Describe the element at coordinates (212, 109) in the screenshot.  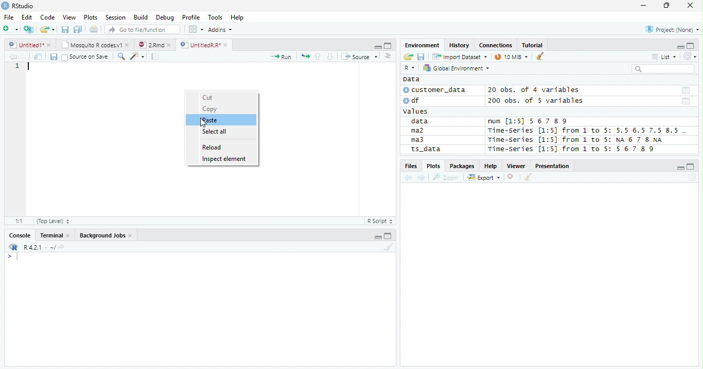
I see `Copy` at that location.